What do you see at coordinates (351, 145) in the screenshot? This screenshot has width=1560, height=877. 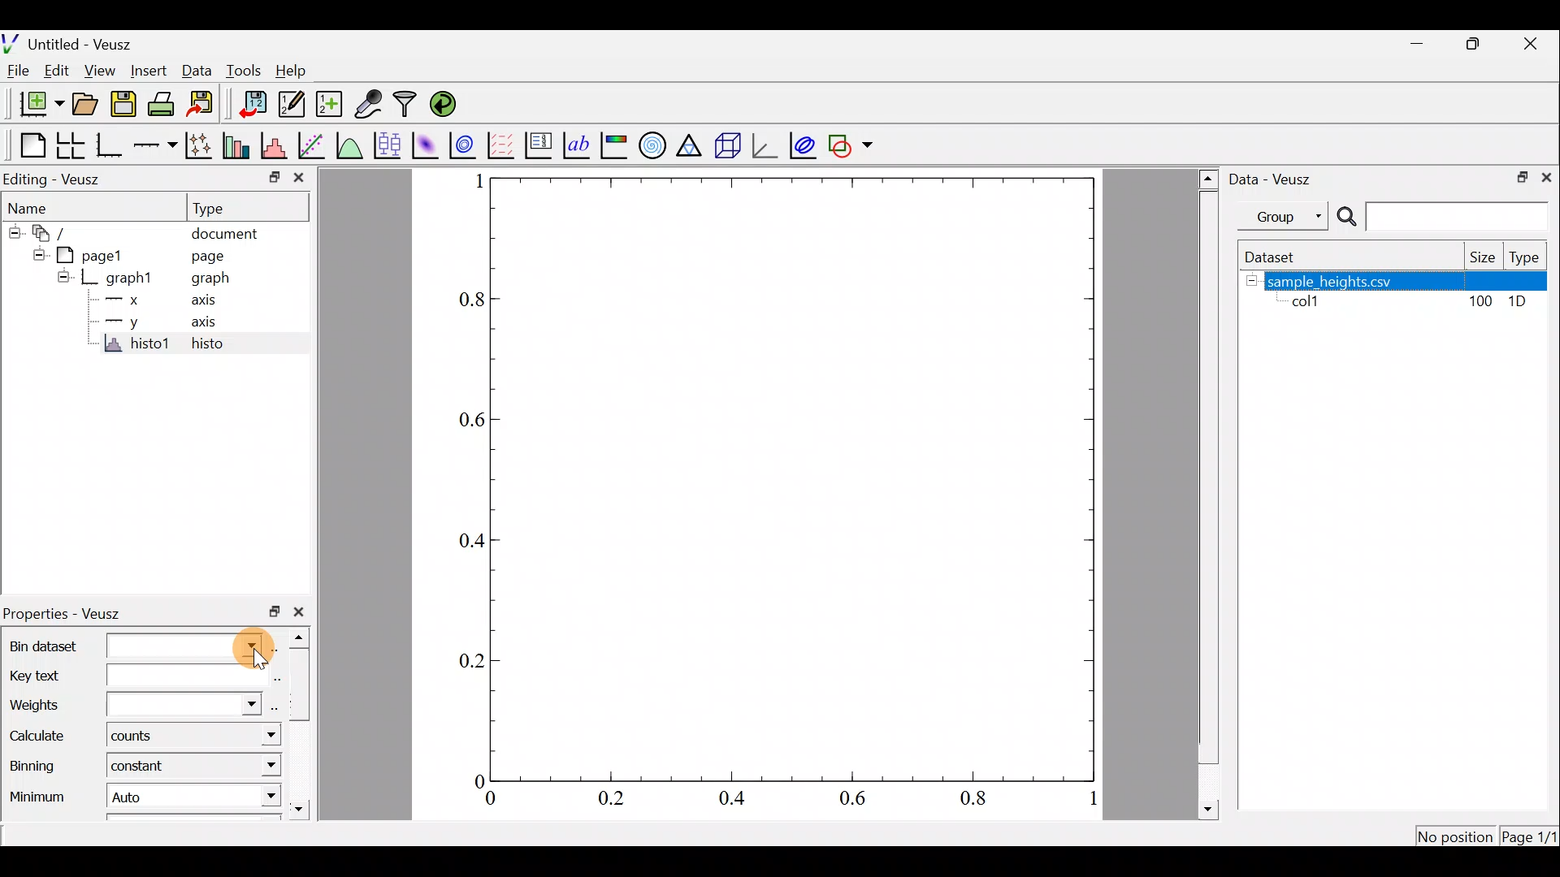 I see `plot a function` at bounding box center [351, 145].